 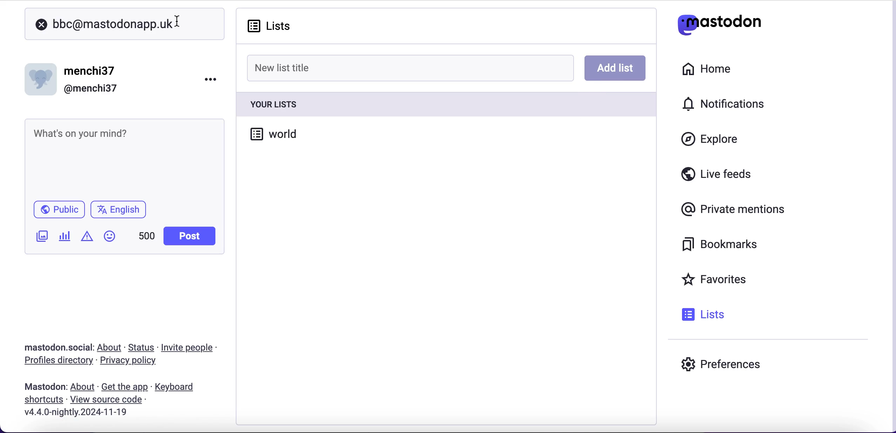 What do you see at coordinates (54, 361) in the screenshot?
I see `profiles directory` at bounding box center [54, 361].